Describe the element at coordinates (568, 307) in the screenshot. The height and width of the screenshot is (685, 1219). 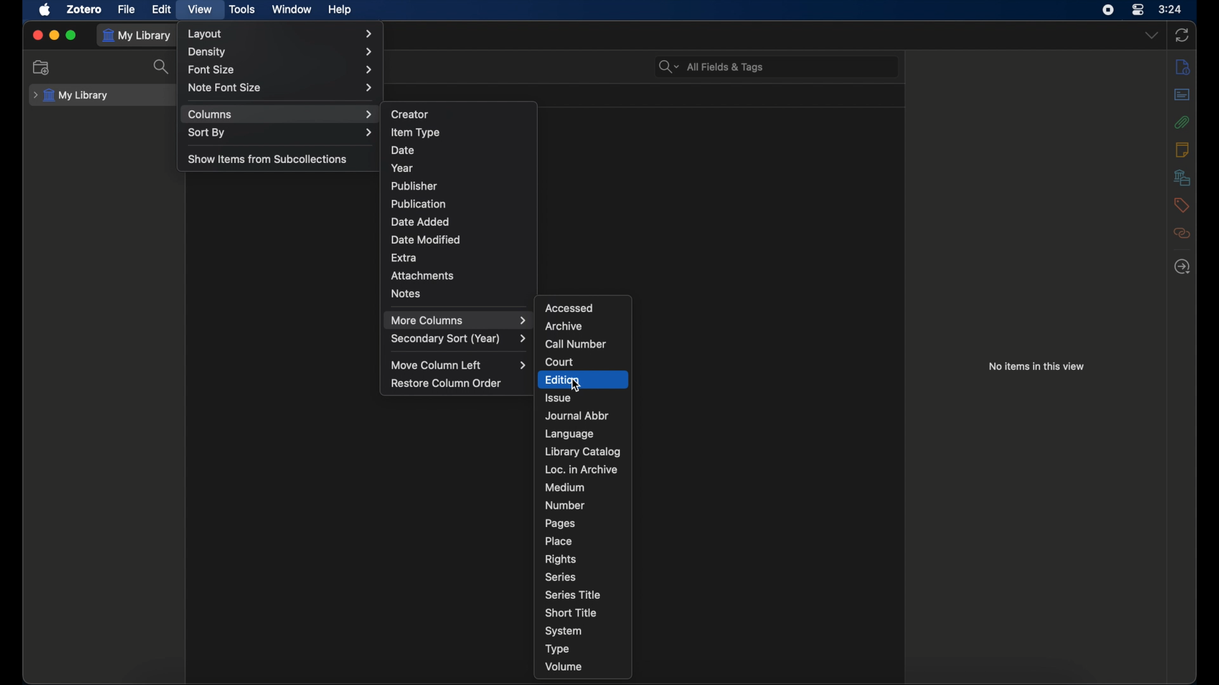
I see `accessed` at that location.